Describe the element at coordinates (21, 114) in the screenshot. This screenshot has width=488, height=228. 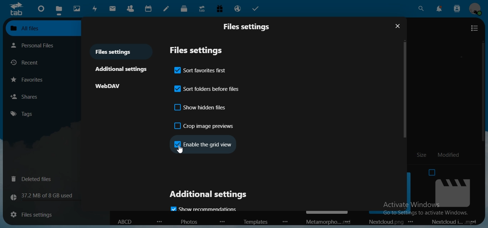
I see `tags` at that location.